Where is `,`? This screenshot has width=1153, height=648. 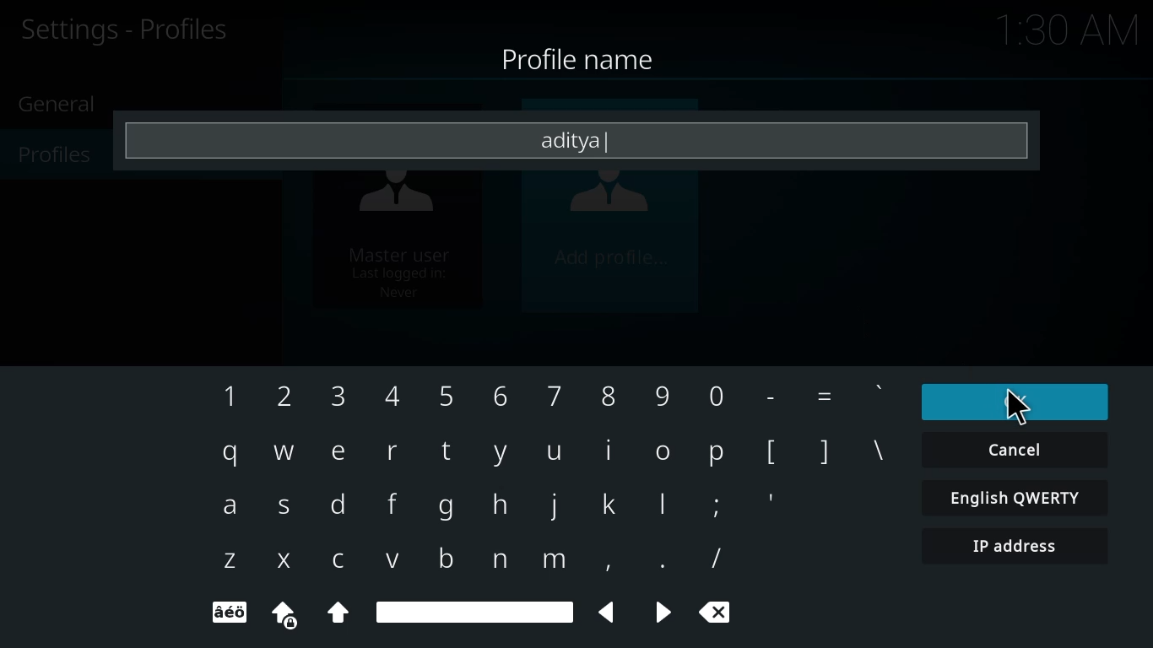 , is located at coordinates (610, 567).